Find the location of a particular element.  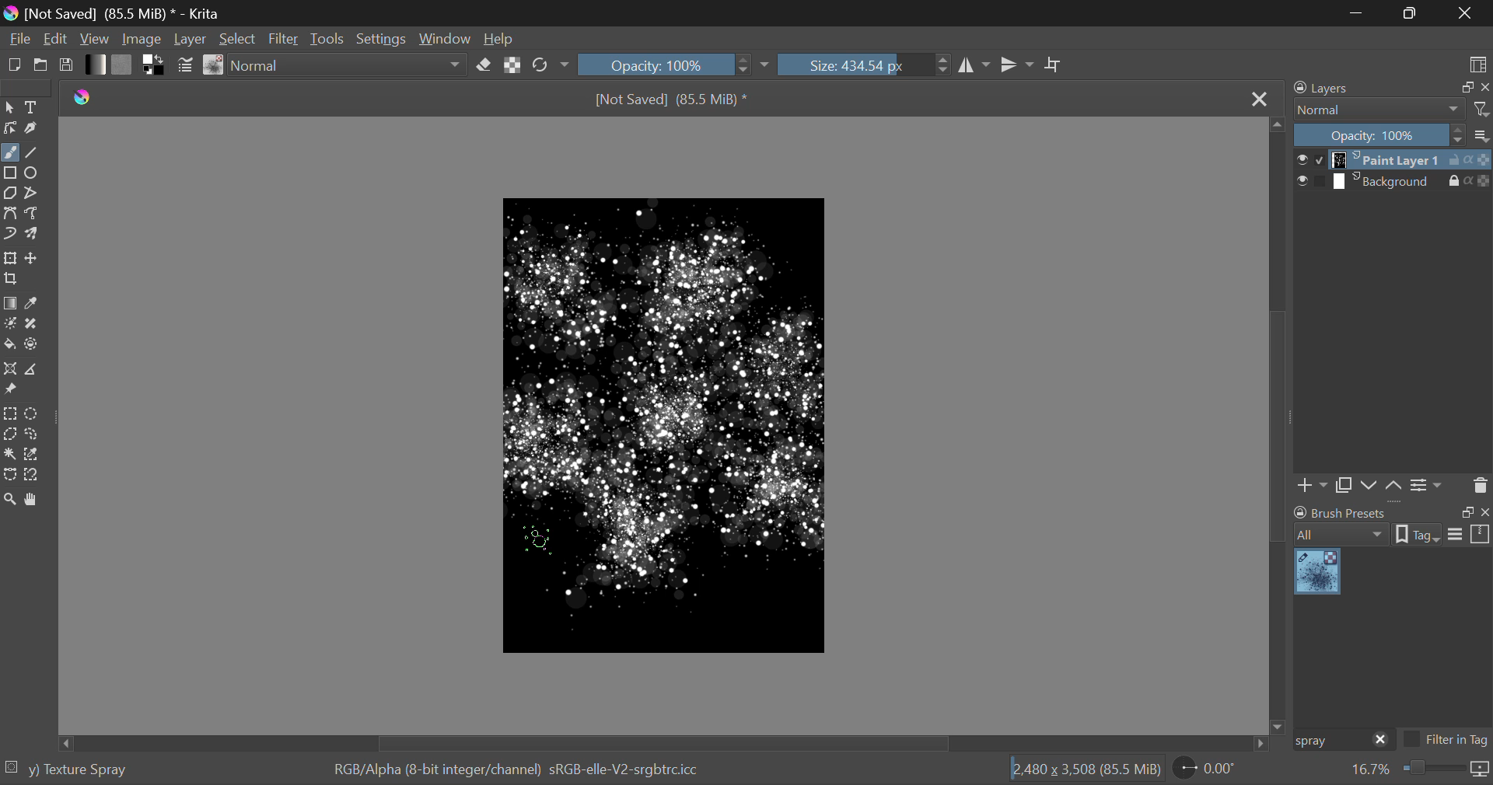

Bezier Curve is located at coordinates (9, 212).